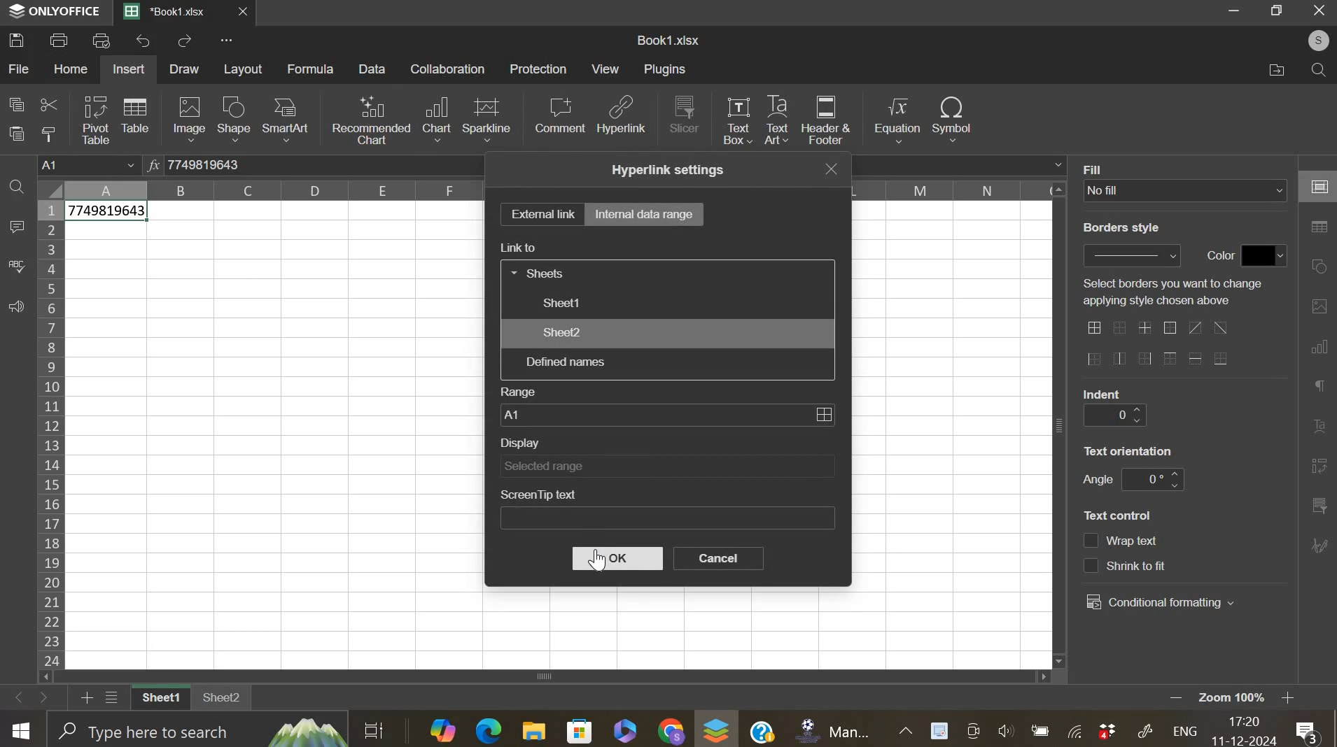 The height and width of the screenshot is (747, 1337). What do you see at coordinates (171, 13) in the screenshot?
I see `current sheets` at bounding box center [171, 13].